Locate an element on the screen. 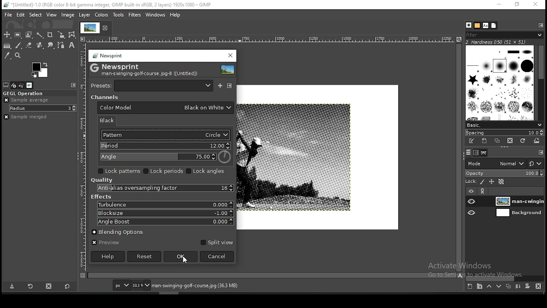  save current as named preset is located at coordinates (221, 85).